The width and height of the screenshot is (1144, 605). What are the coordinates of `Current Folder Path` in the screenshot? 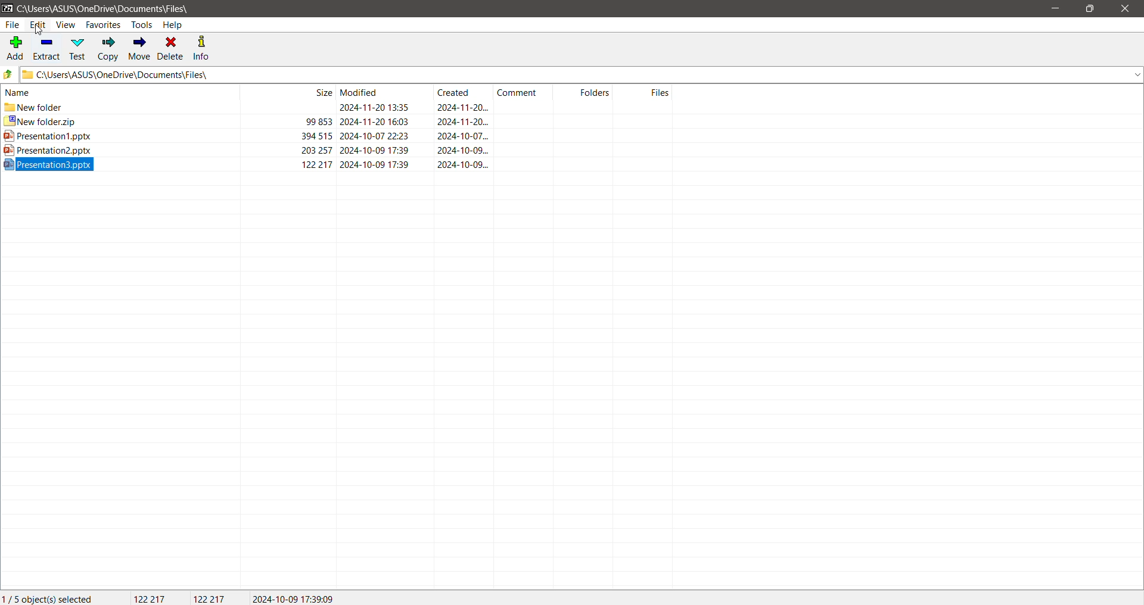 It's located at (105, 7).